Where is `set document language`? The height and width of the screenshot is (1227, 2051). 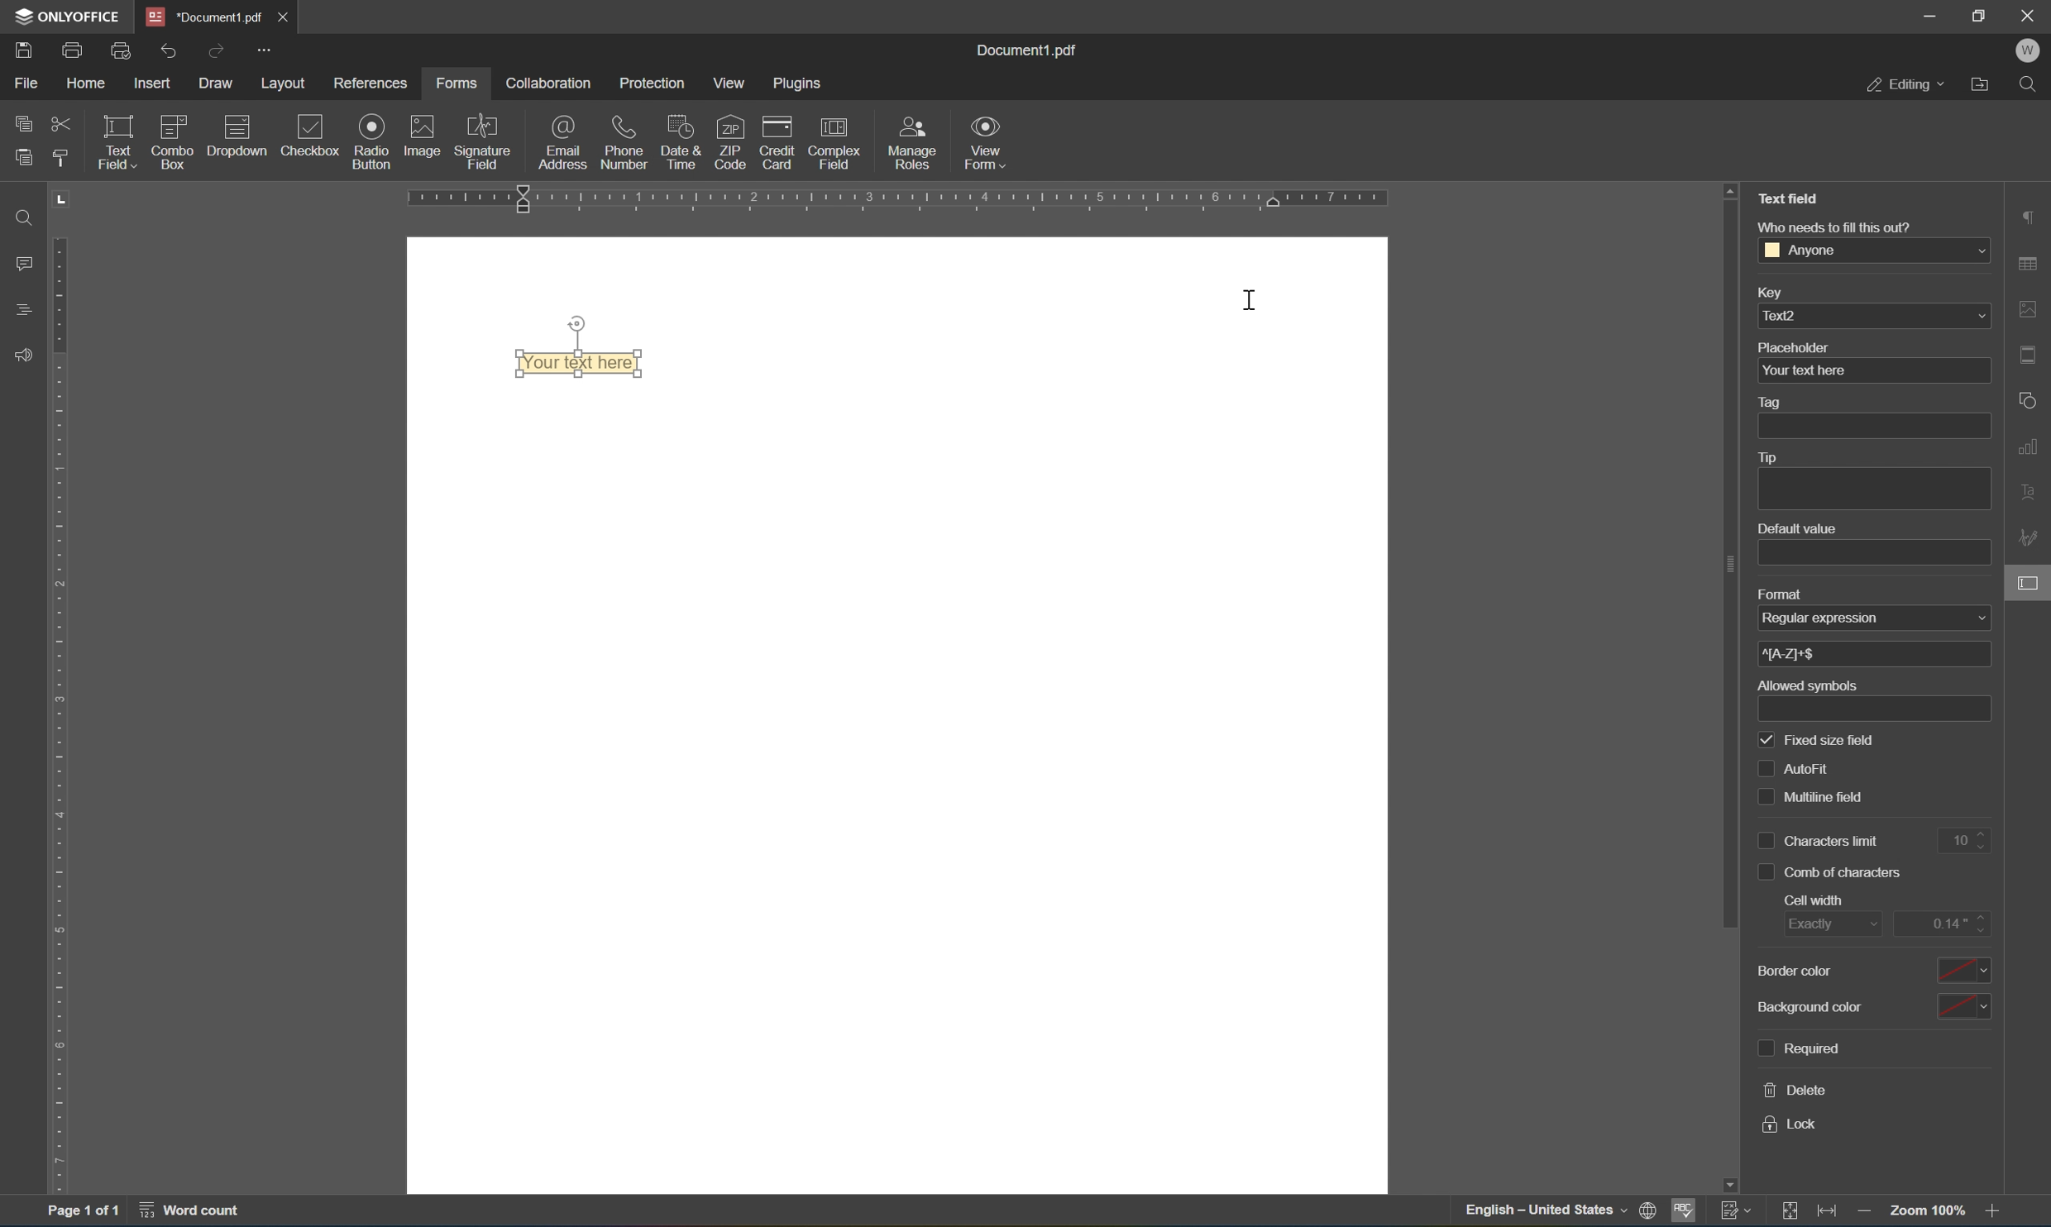
set document language is located at coordinates (1559, 1213).